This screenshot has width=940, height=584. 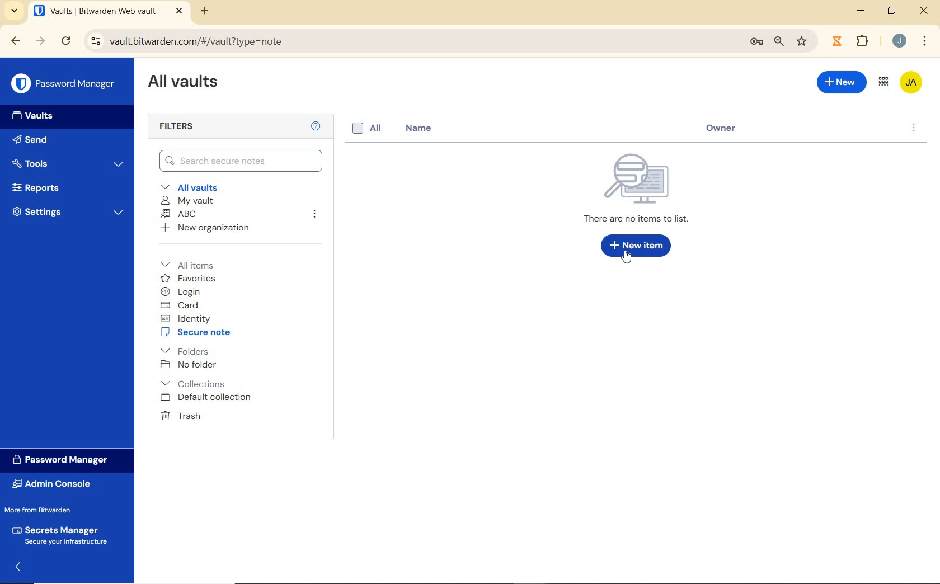 What do you see at coordinates (16, 12) in the screenshot?
I see `search tabs` at bounding box center [16, 12].